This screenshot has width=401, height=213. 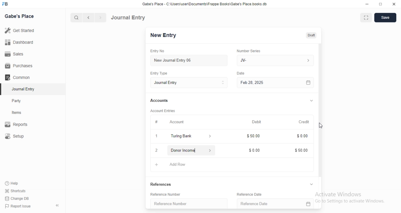 What do you see at coordinates (169, 195) in the screenshot?
I see `Reference Number` at bounding box center [169, 195].